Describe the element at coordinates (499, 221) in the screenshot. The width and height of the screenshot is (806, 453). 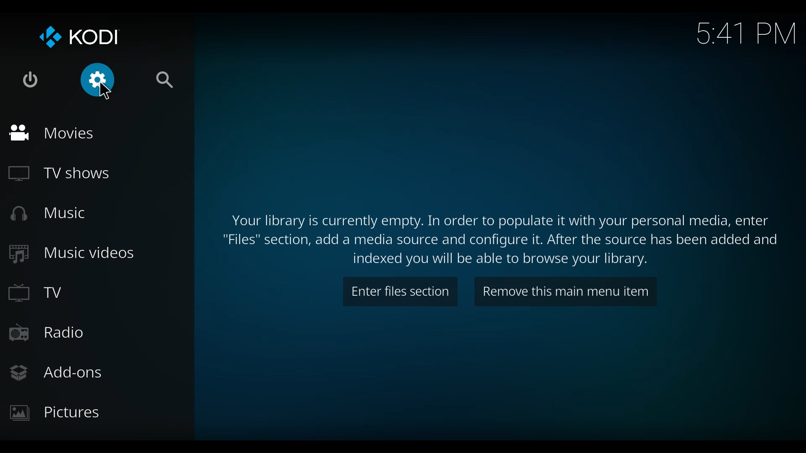
I see `Your library is currently empty. In order to populate it with your personal media, enter` at that location.